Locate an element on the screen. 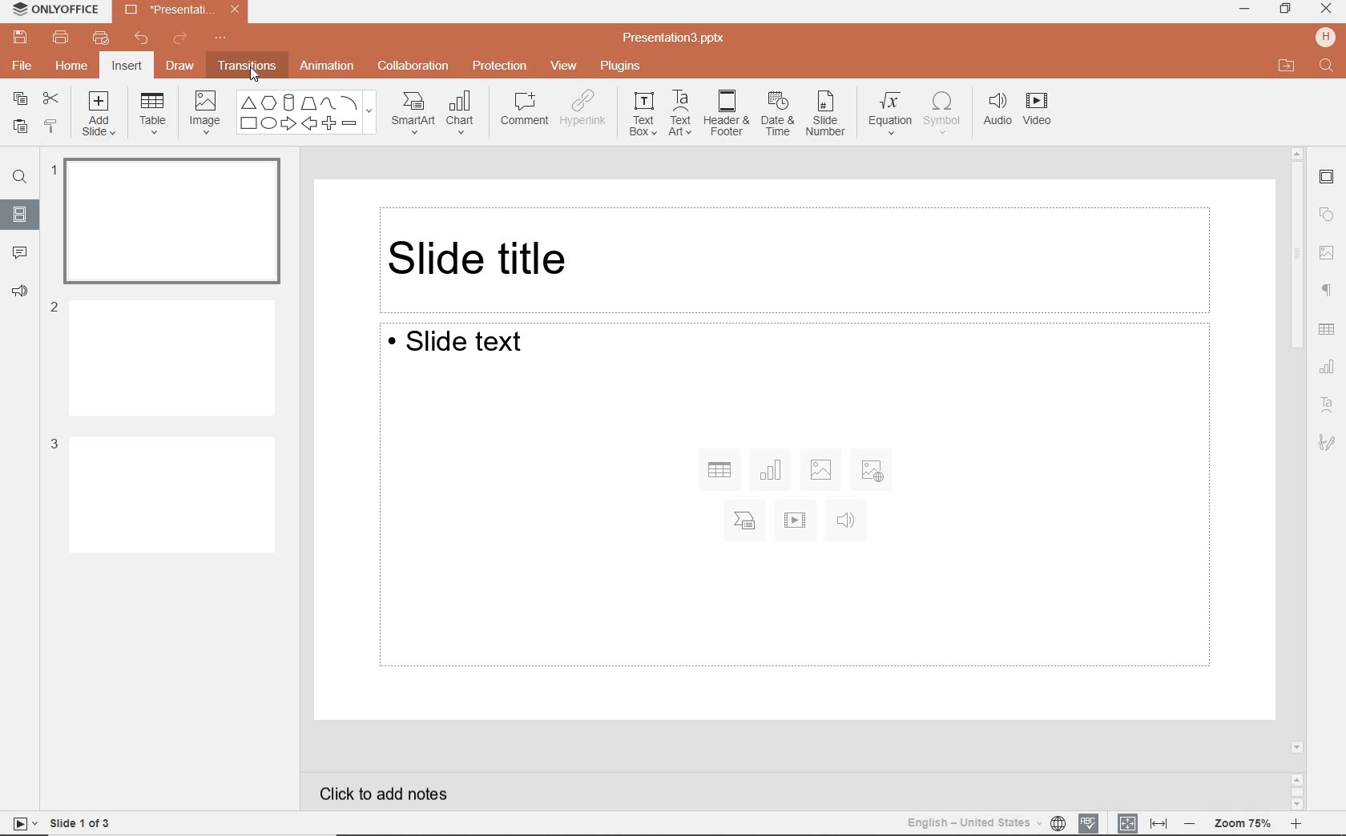 The height and width of the screenshot is (836, 1346). transitions is located at coordinates (246, 67).